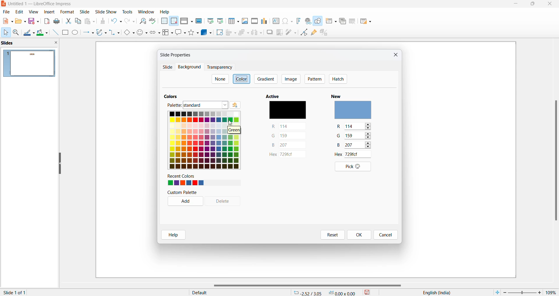 The image size is (559, 296). What do you see at coordinates (275, 96) in the screenshot?
I see `active ` at bounding box center [275, 96].